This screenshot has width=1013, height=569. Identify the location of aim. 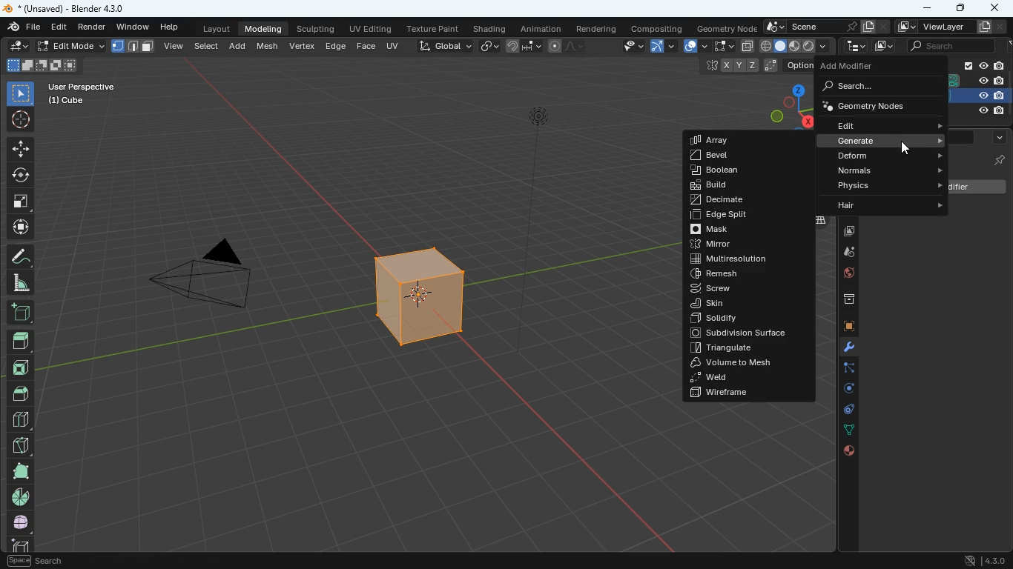
(19, 119).